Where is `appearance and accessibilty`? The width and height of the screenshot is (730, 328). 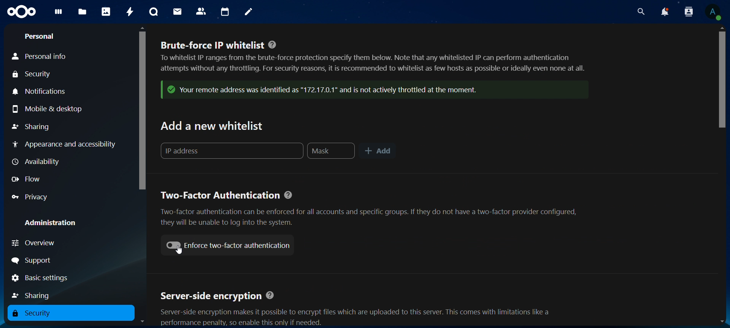
appearance and accessibilty is located at coordinates (68, 144).